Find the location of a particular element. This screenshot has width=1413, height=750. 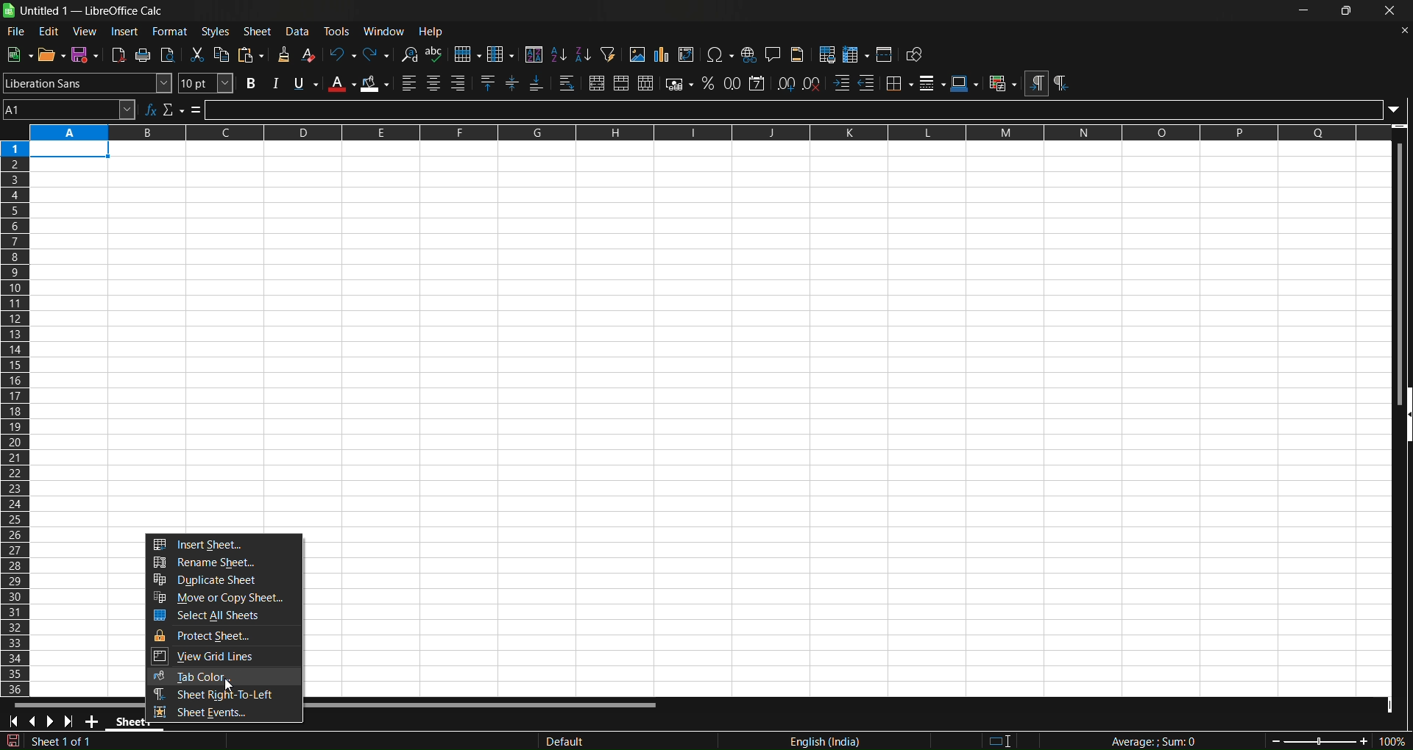

add decimal place is located at coordinates (787, 82).